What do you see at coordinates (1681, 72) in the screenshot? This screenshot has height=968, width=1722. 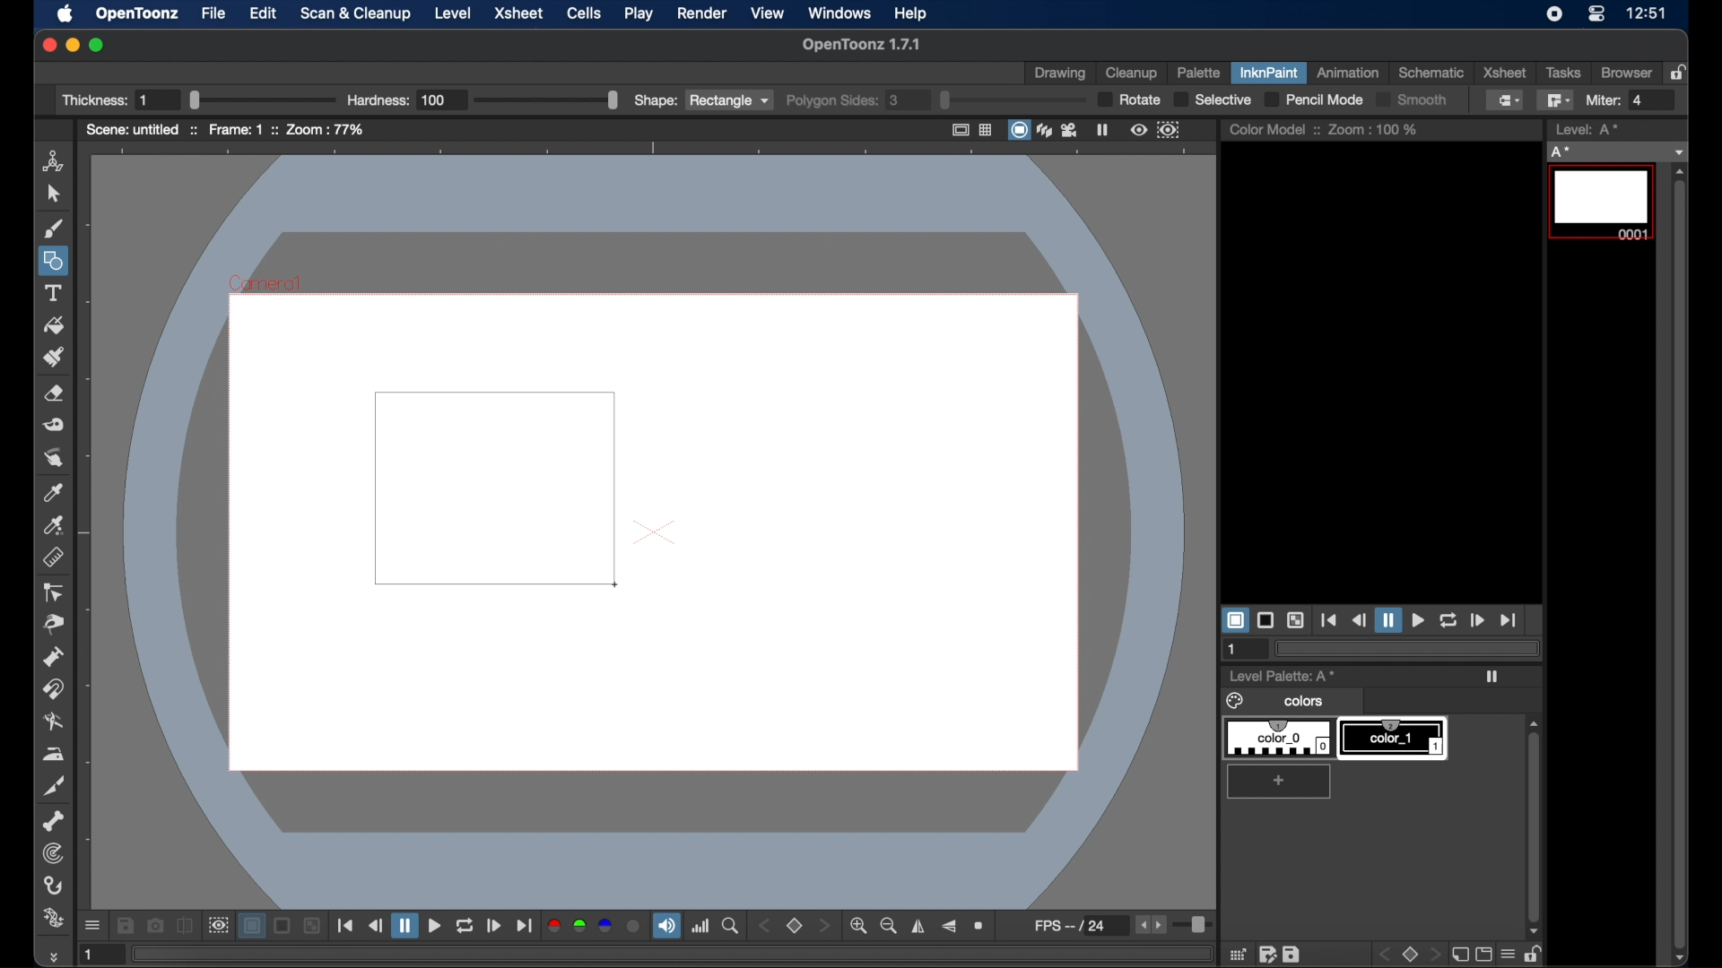 I see `lock rooms table` at bounding box center [1681, 72].